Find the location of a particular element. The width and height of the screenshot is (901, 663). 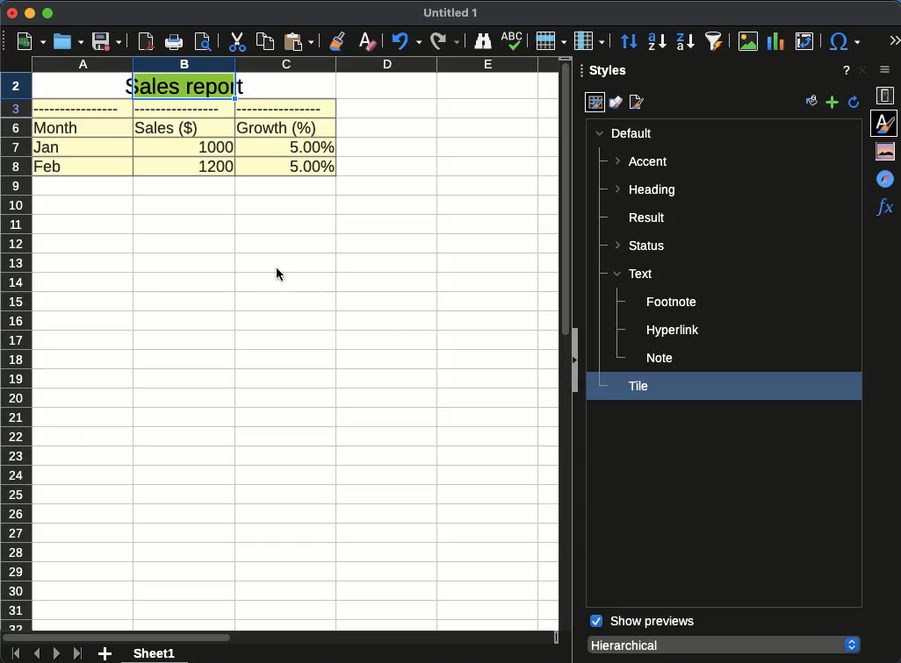

column is located at coordinates (297, 66).